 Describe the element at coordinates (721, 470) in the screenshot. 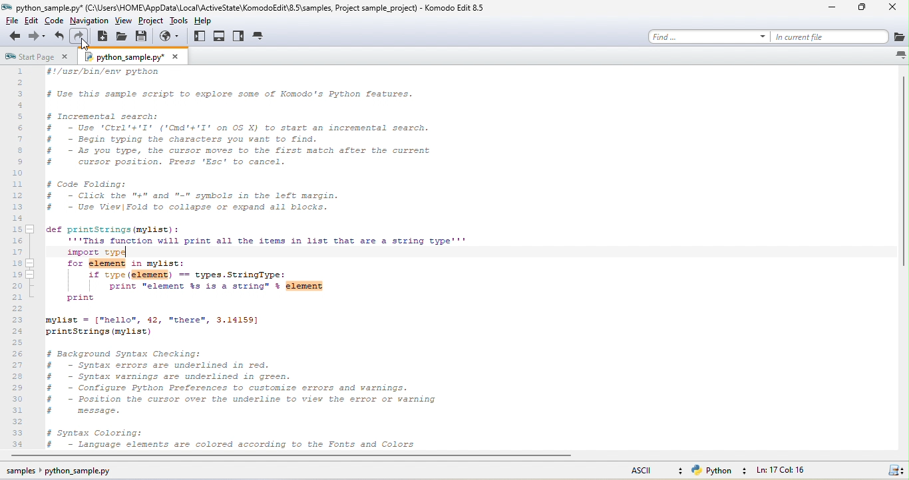

I see `python` at that location.